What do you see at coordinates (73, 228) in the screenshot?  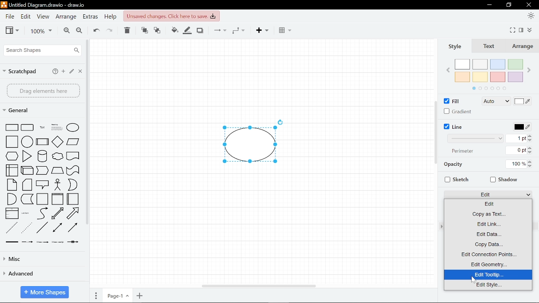 I see `connector` at bounding box center [73, 228].